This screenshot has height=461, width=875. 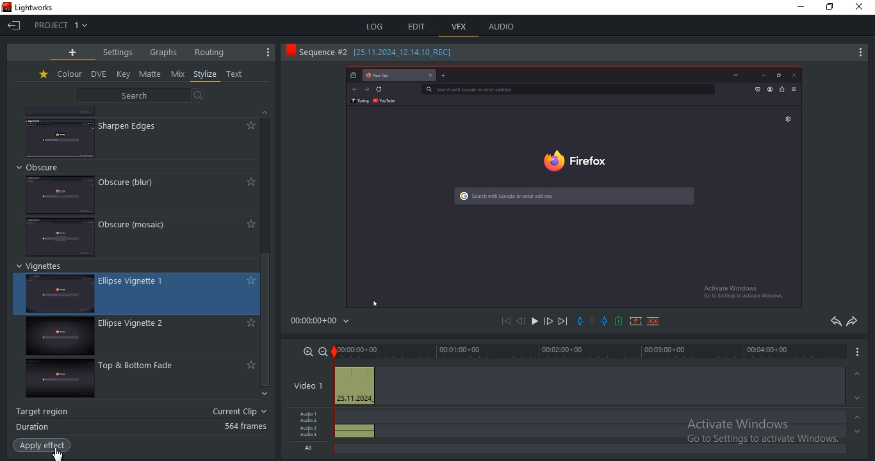 I want to click on Sequence information, so click(x=382, y=53).